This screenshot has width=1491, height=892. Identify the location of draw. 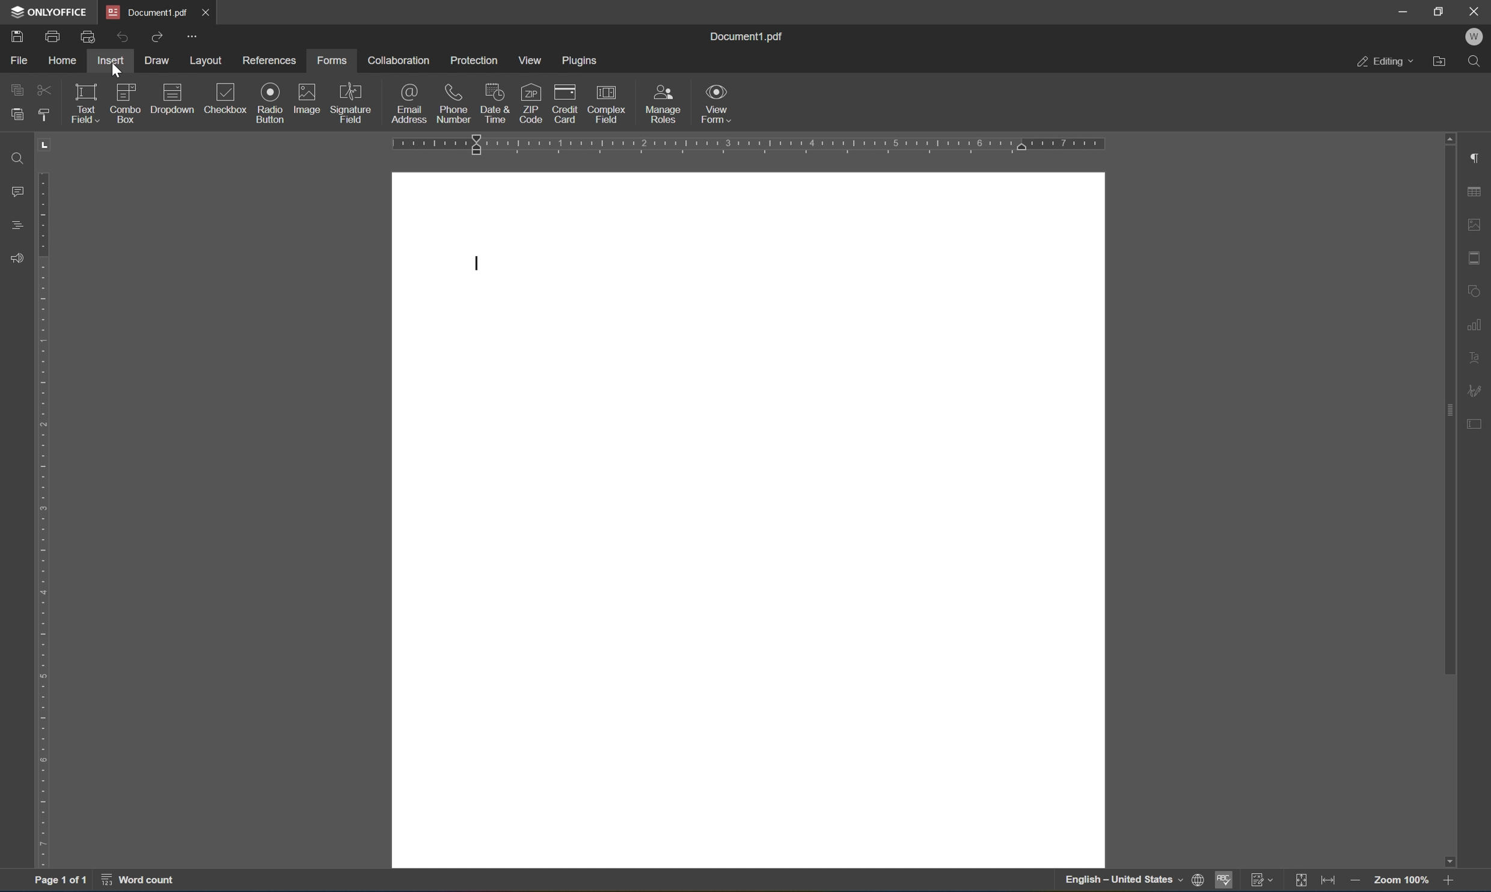
(162, 61).